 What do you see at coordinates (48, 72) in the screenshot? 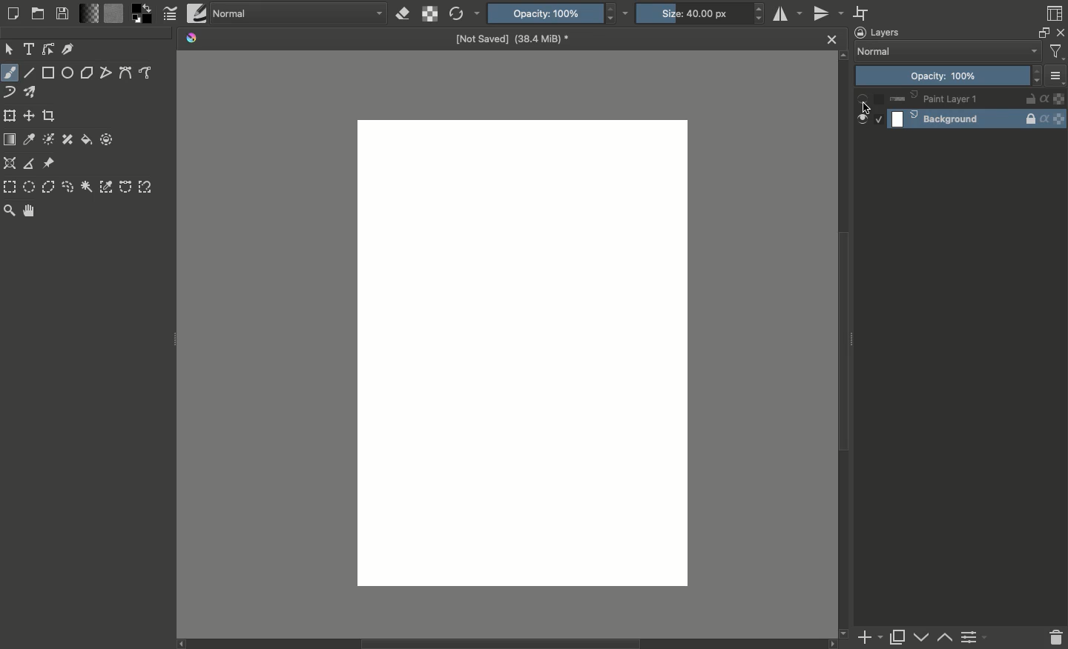
I see `Rectangle ` at bounding box center [48, 72].